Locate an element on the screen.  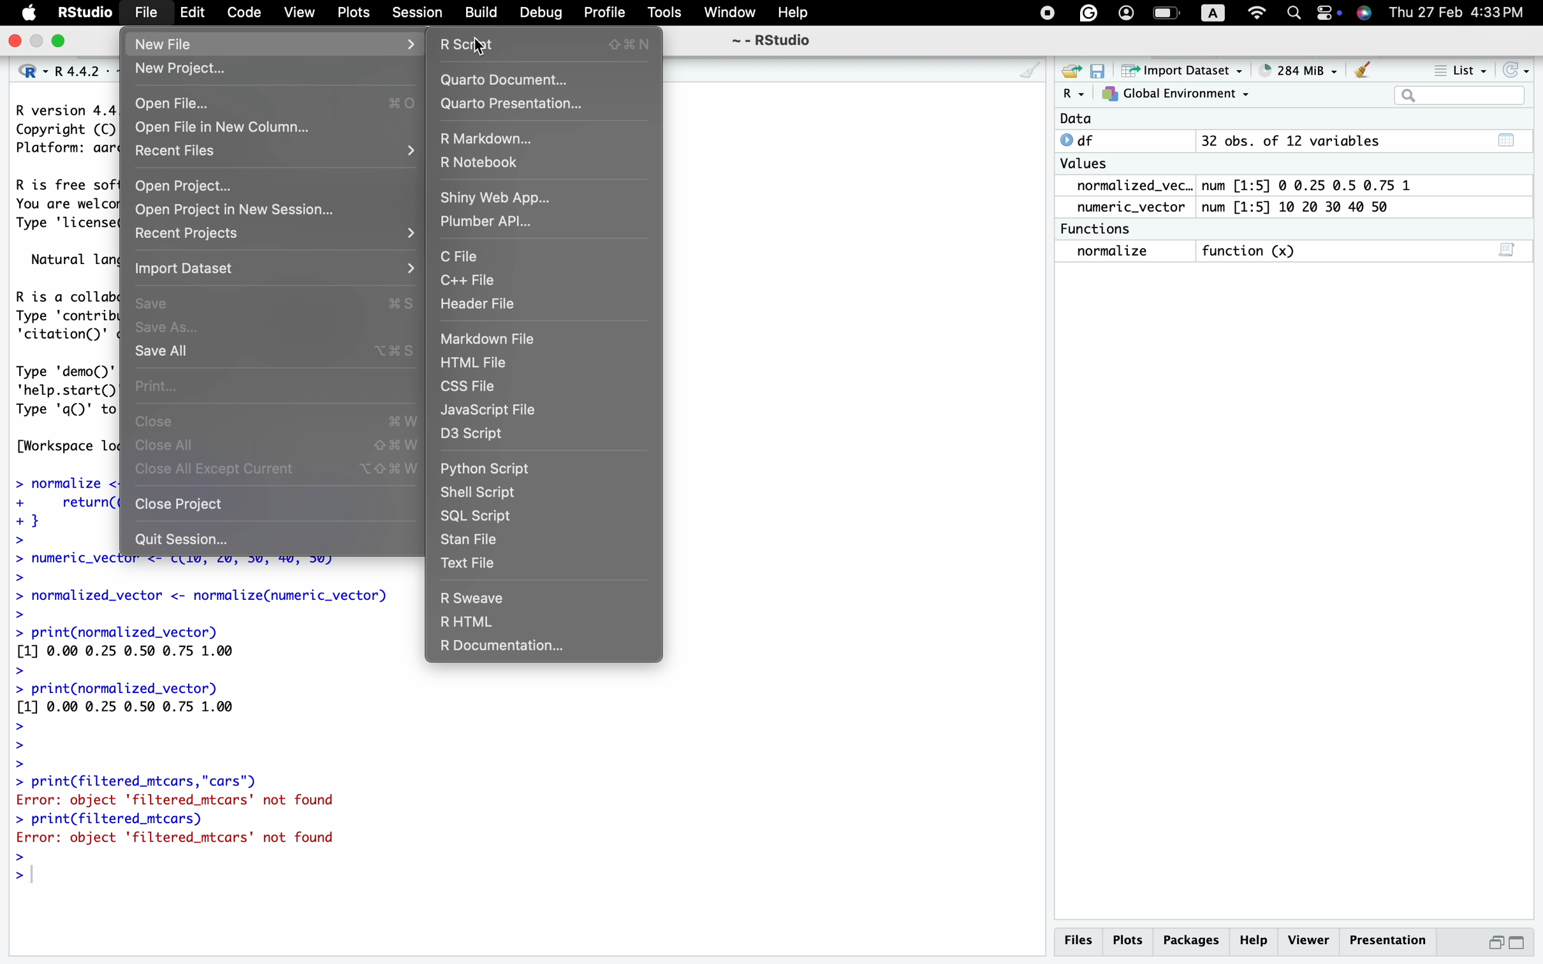
Qtan File is located at coordinates (479, 539).